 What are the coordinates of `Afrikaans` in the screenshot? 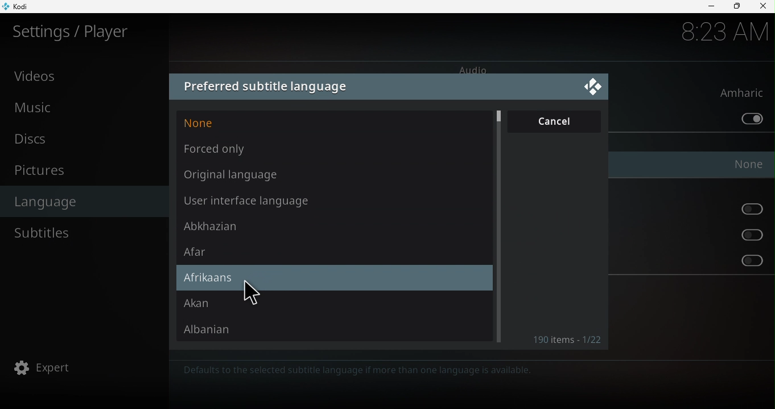 It's located at (331, 277).